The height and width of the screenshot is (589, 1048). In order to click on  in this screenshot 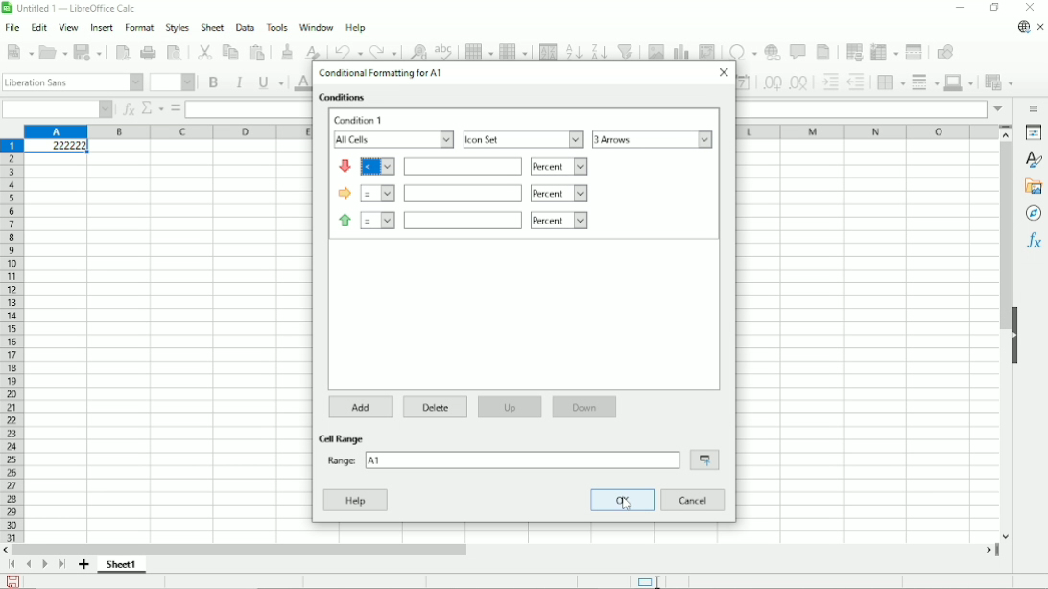, I will do `click(1030, 8)`.